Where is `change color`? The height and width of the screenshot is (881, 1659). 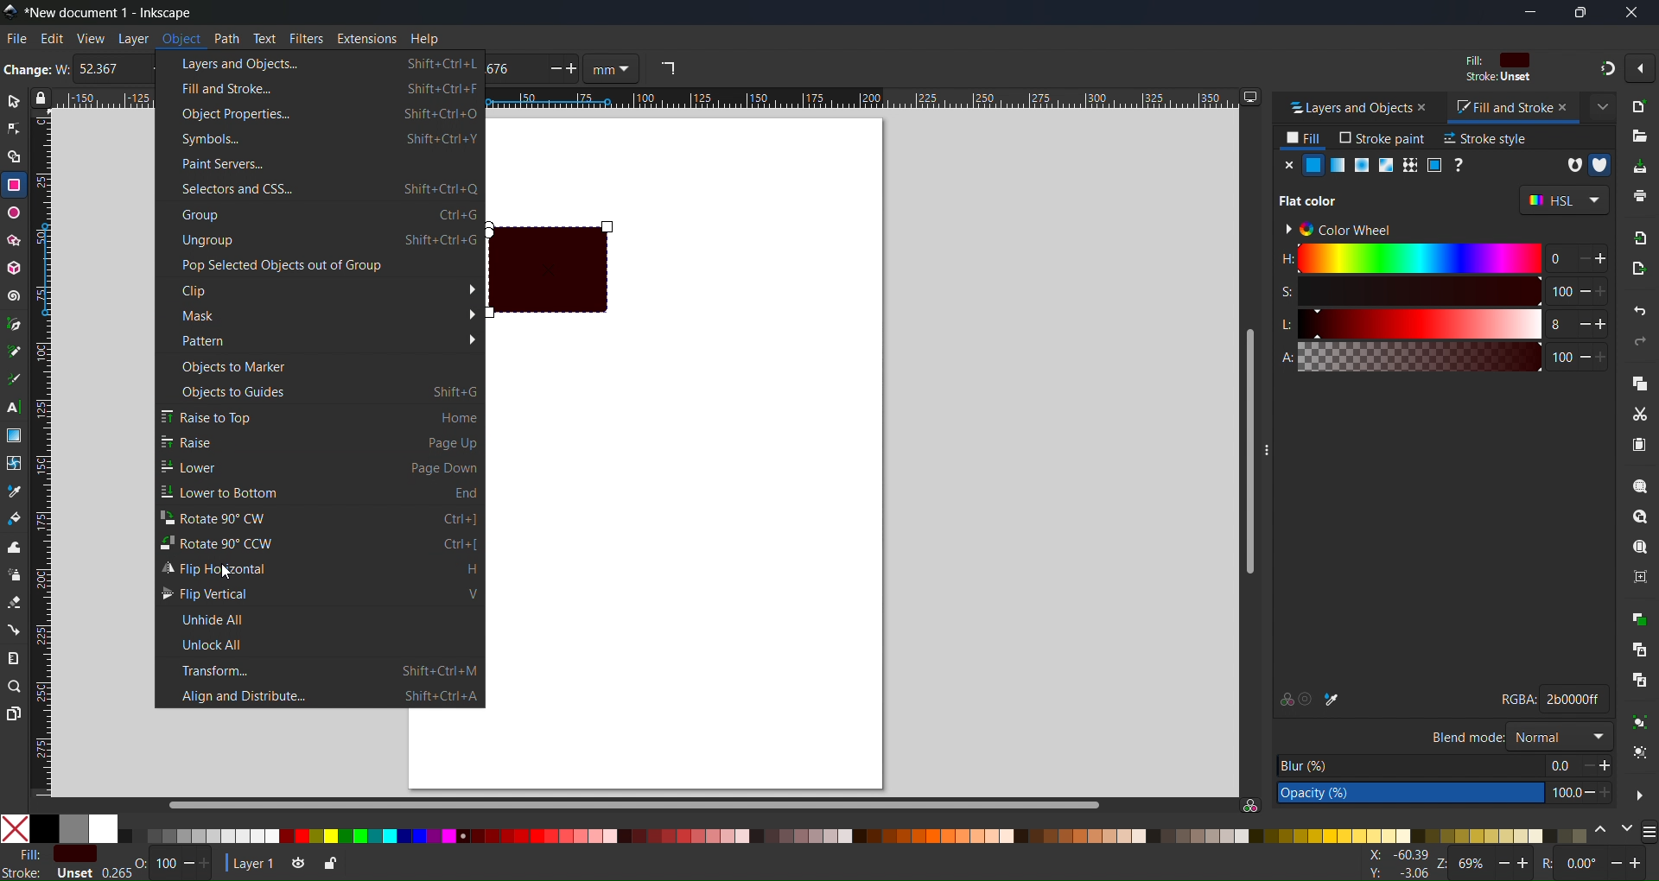
change color is located at coordinates (1625, 832).